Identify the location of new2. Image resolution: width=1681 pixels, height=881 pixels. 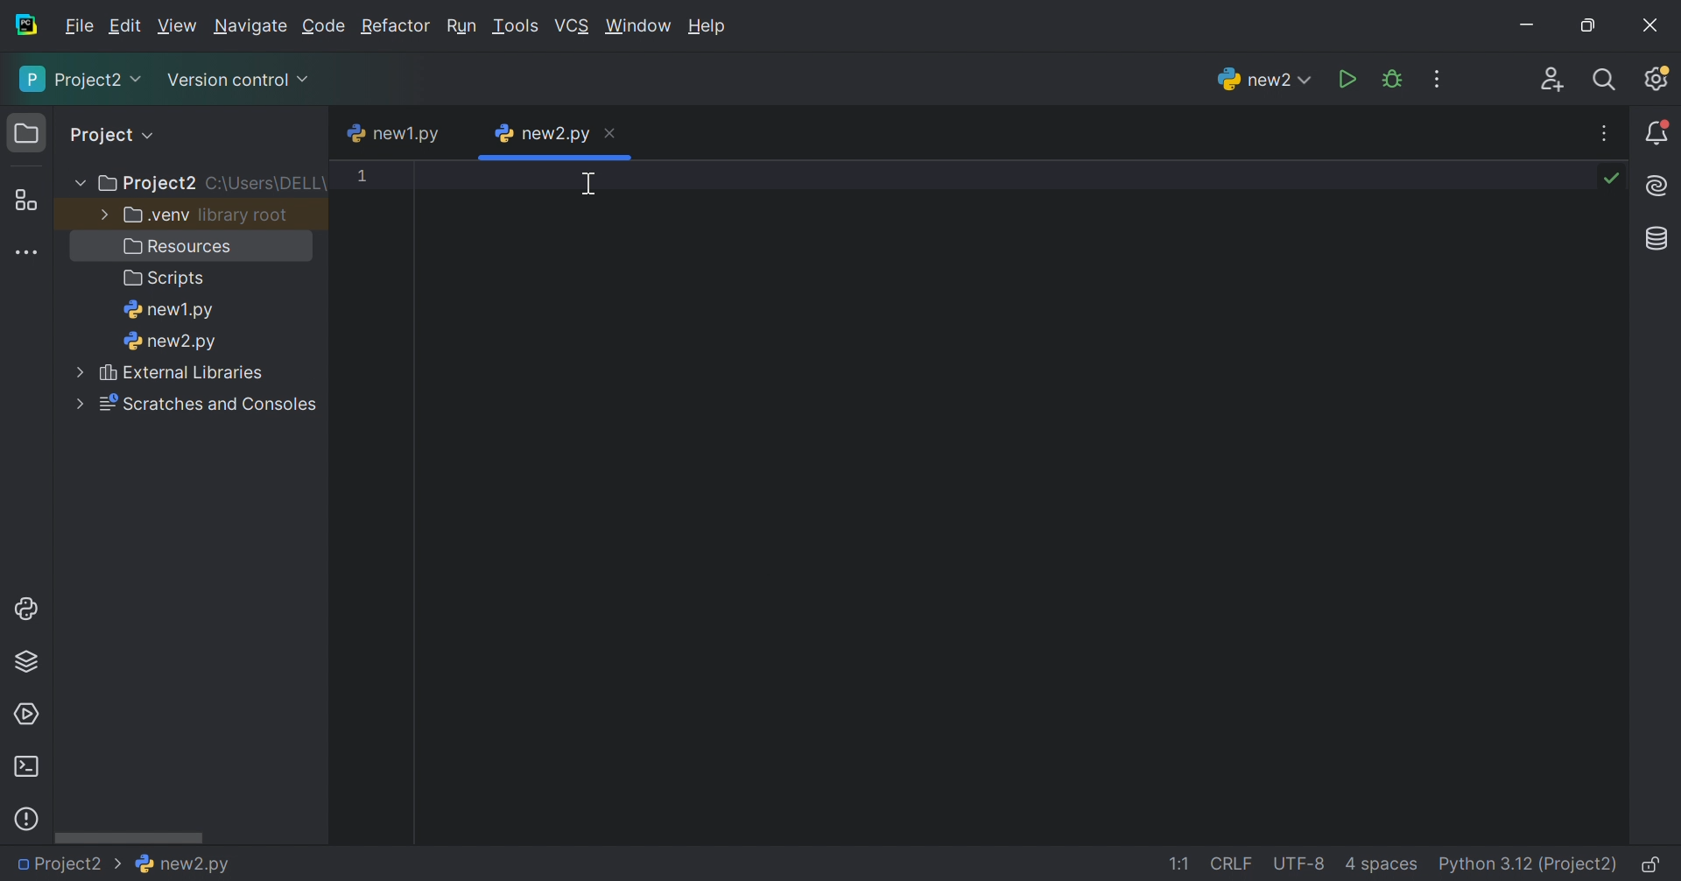
(1267, 78).